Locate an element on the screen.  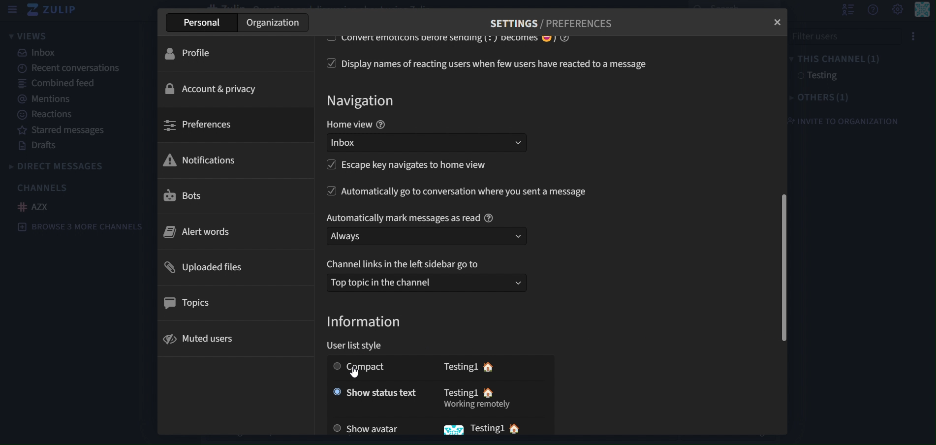
inbox is located at coordinates (431, 144).